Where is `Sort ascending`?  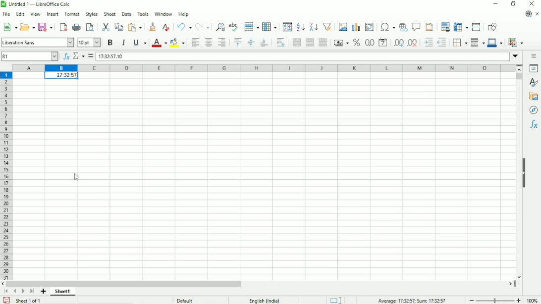 Sort ascending is located at coordinates (300, 27).